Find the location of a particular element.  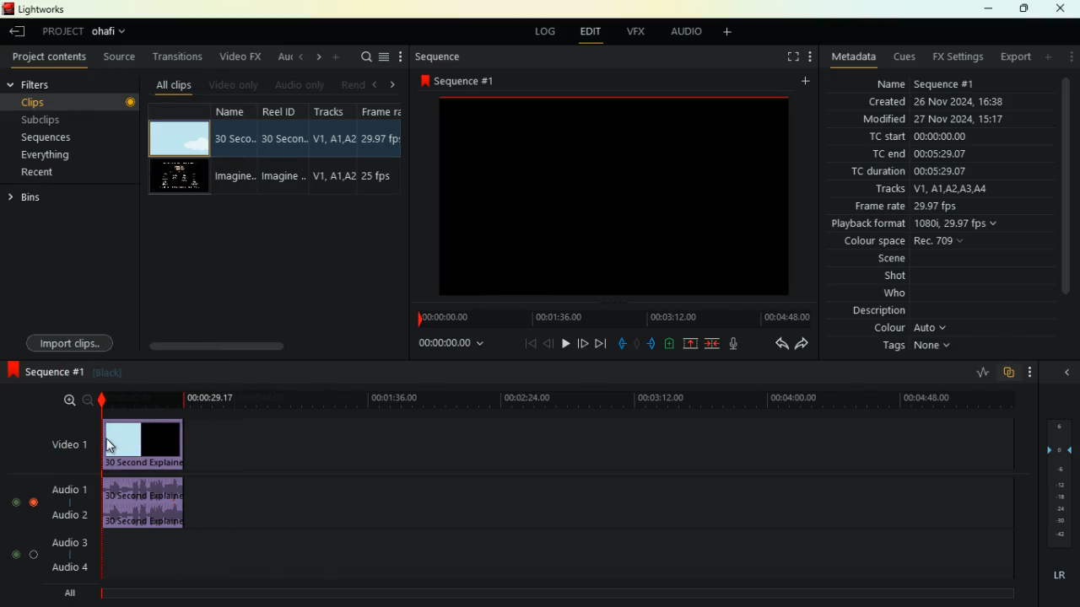

hold is located at coordinates (636, 342).